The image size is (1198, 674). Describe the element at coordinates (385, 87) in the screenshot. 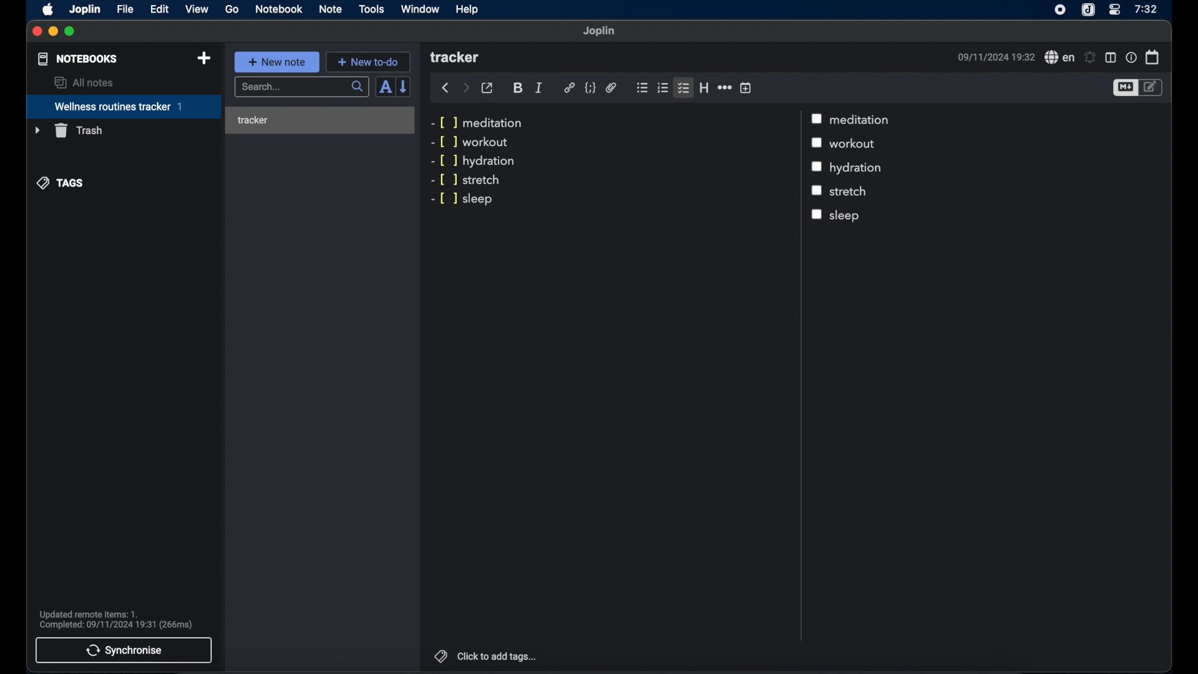

I see `toggle sort order field` at that location.